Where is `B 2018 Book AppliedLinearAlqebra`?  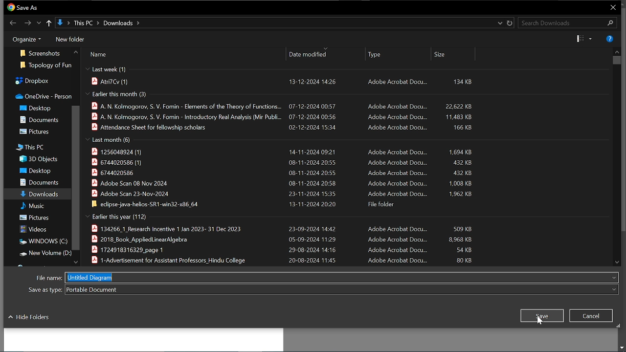 B 2018 Book AppliedLinearAlqebra is located at coordinates (140, 238).